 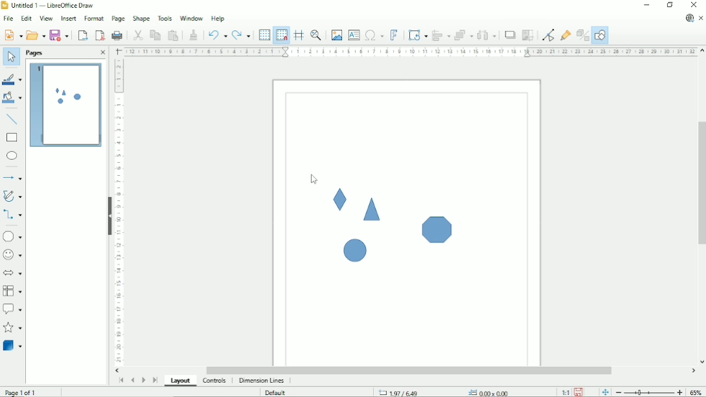 What do you see at coordinates (701, 361) in the screenshot?
I see `Vertical scroll button` at bounding box center [701, 361].